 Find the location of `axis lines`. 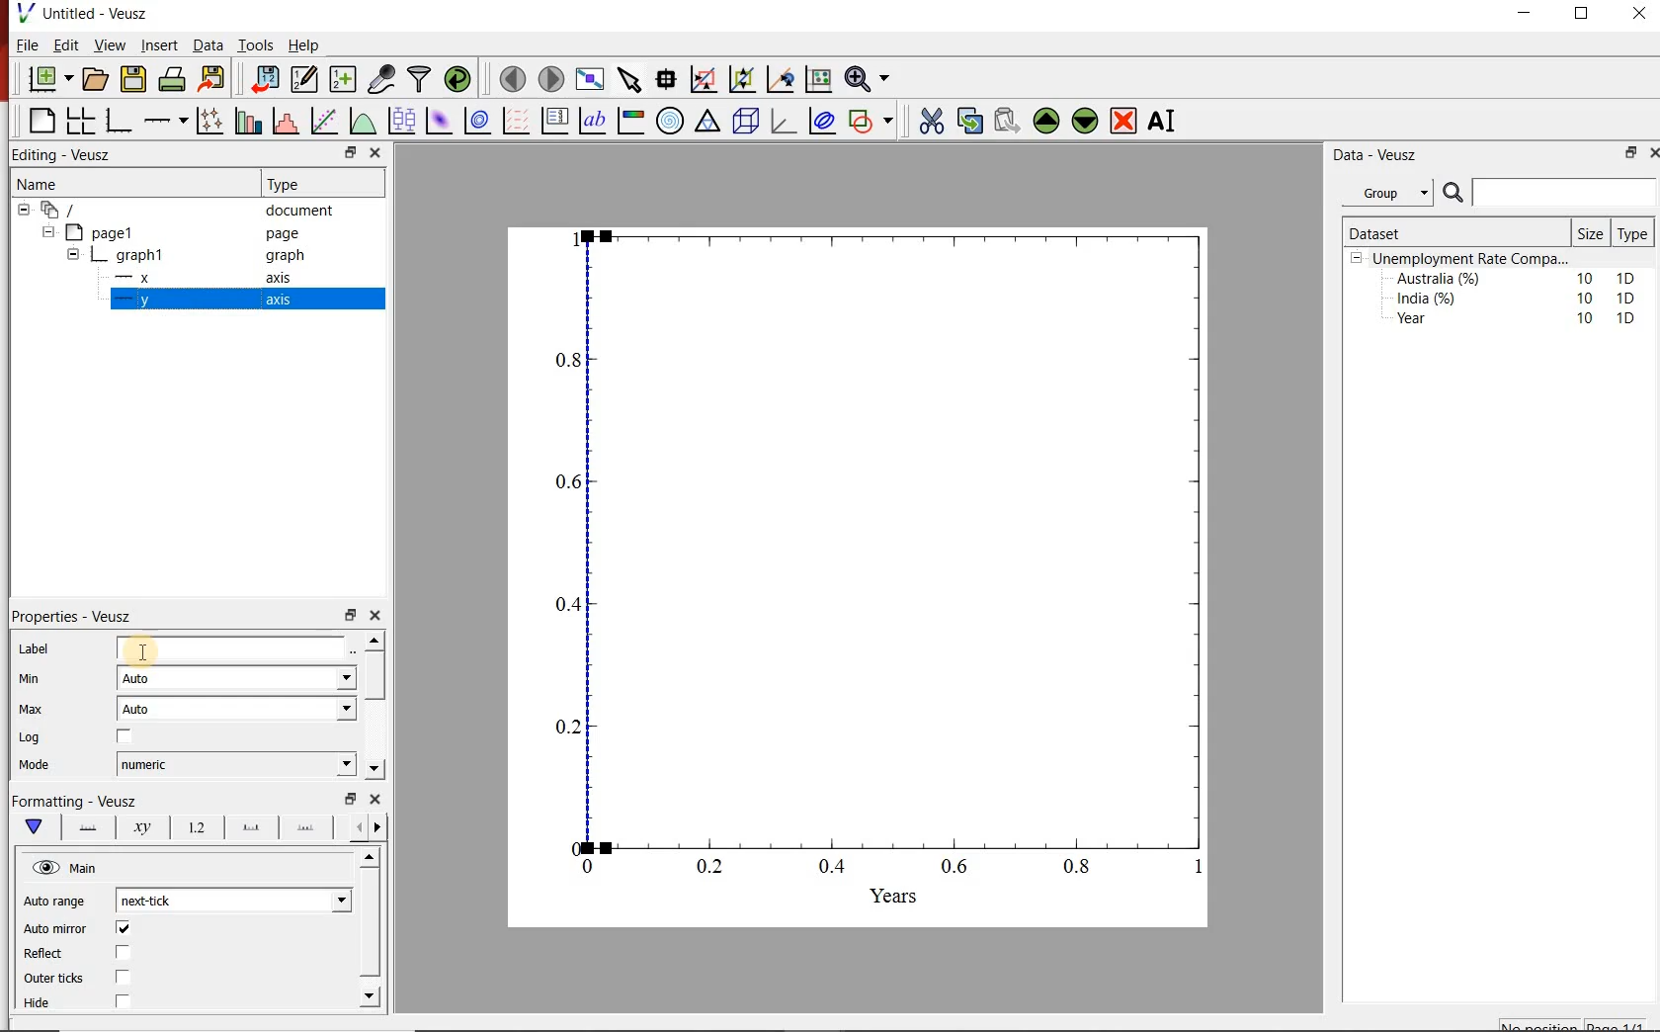

axis lines is located at coordinates (90, 828).